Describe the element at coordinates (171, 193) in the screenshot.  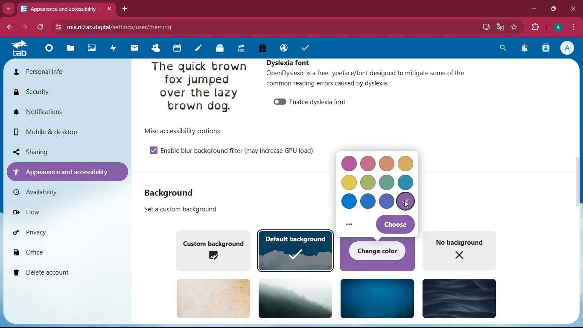
I see `background` at that location.